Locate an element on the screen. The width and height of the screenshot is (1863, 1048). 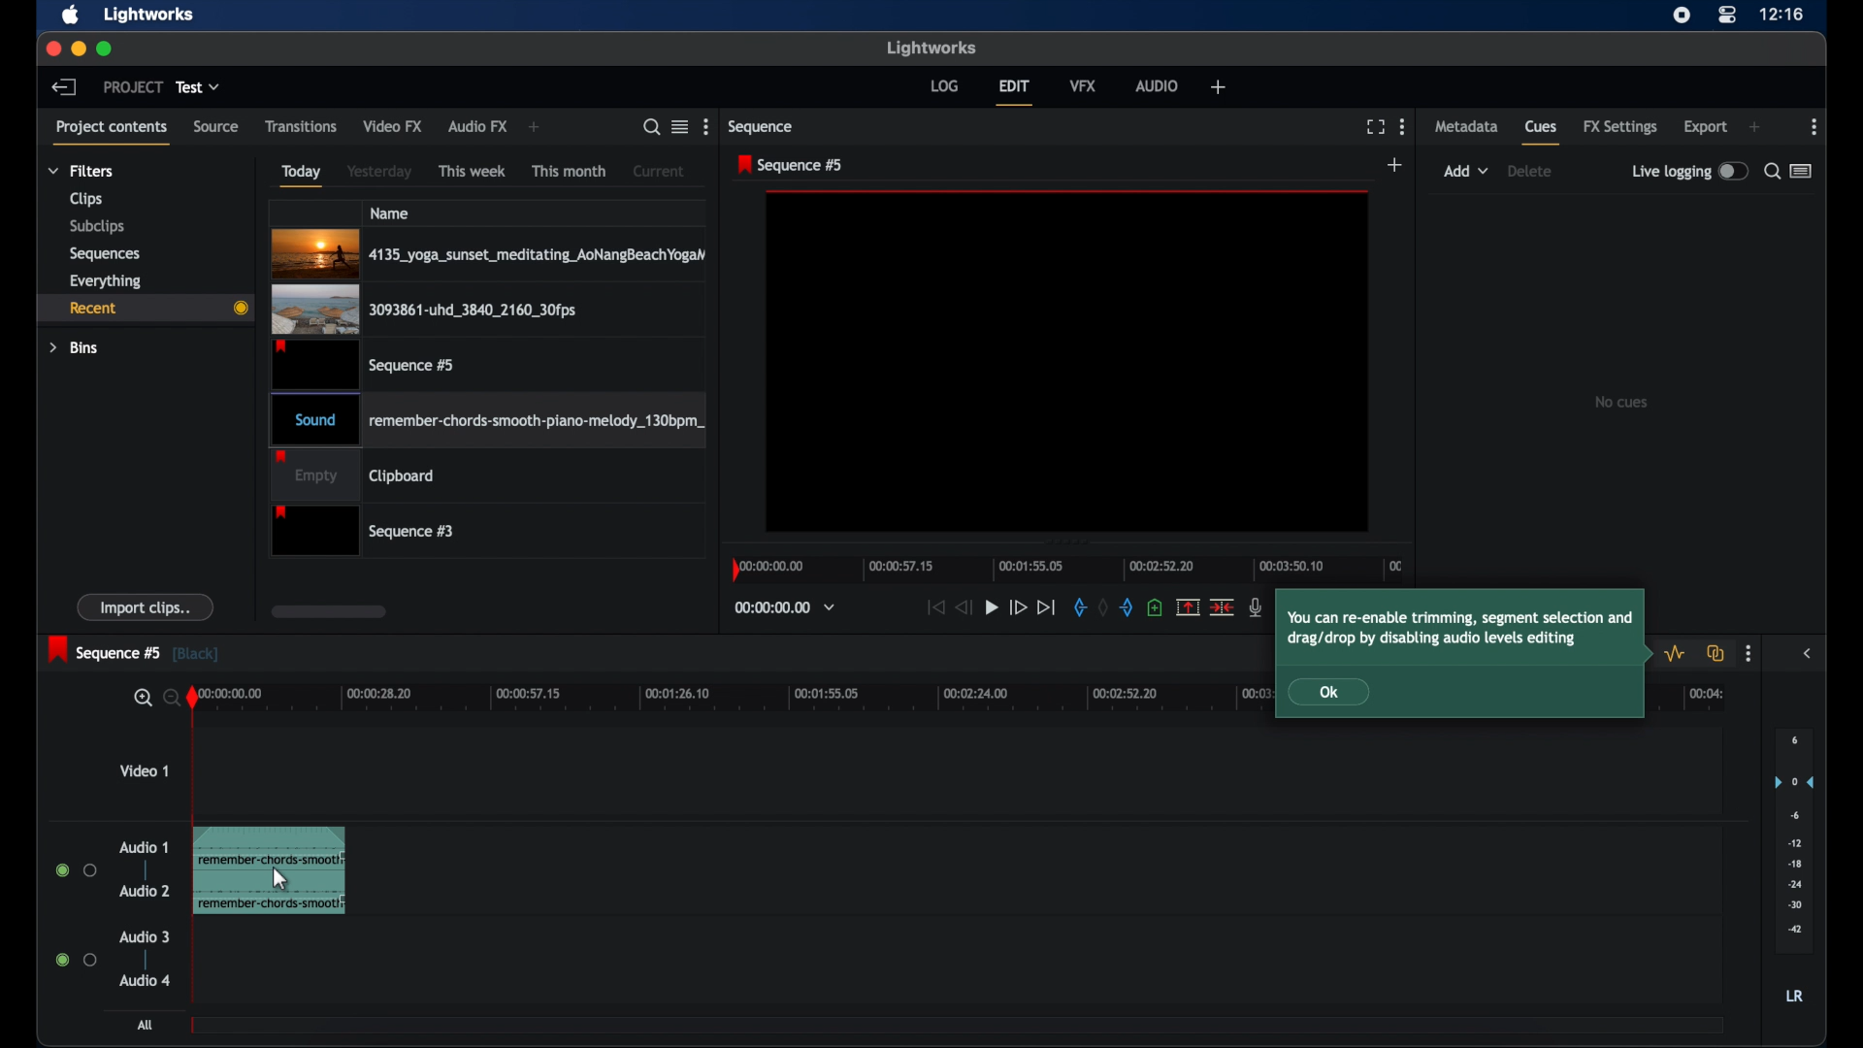
sequencies is located at coordinates (105, 254).